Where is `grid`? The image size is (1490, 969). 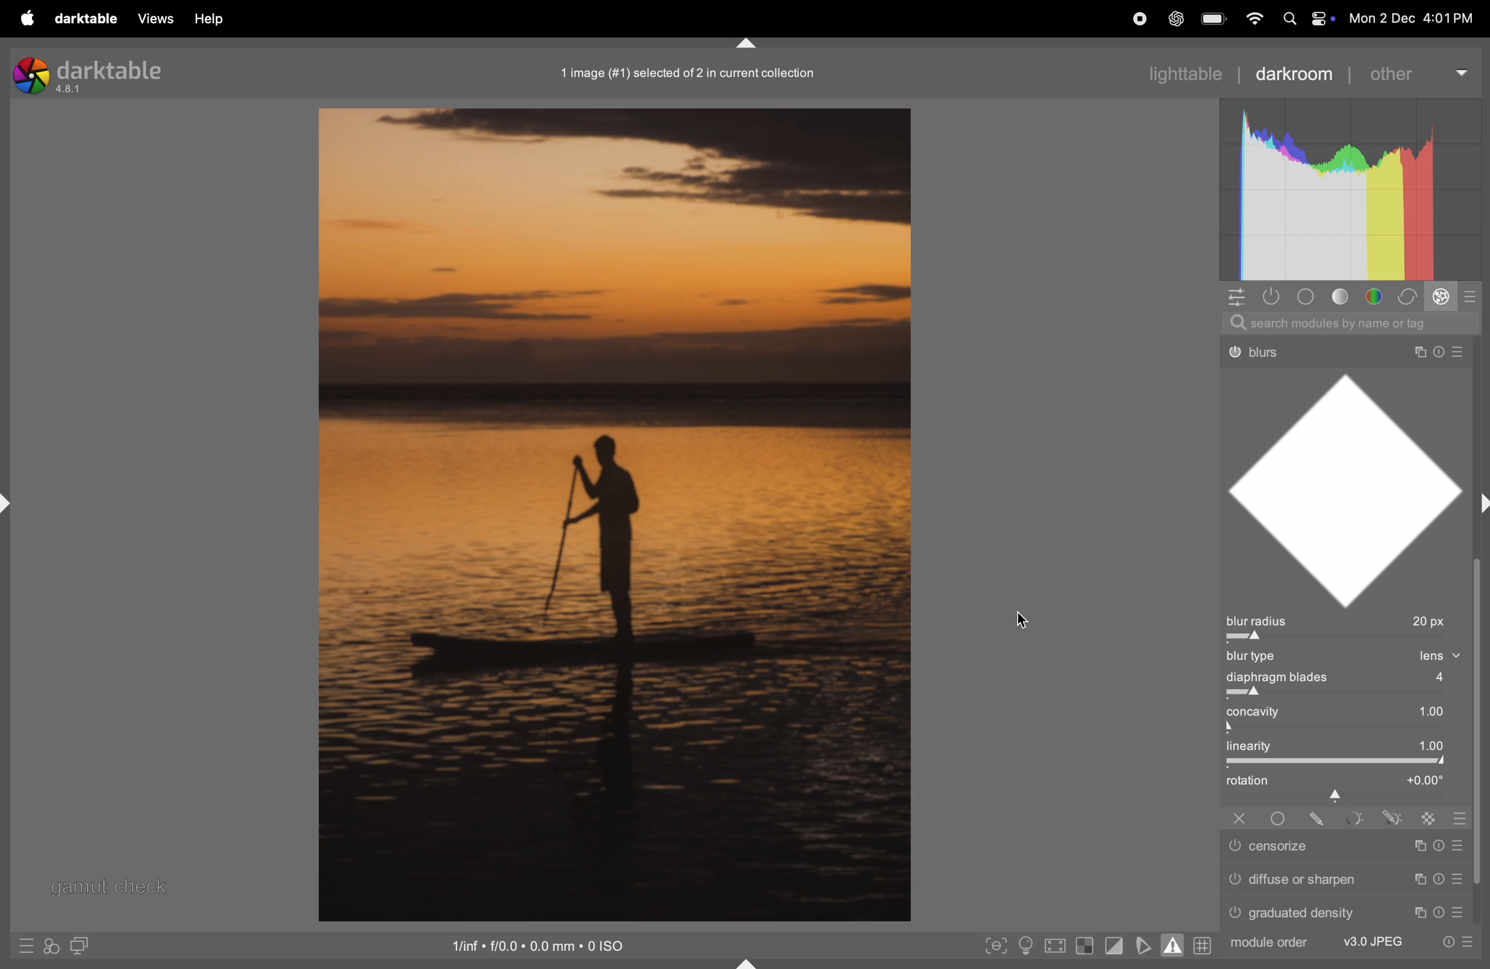 grid is located at coordinates (1203, 945).